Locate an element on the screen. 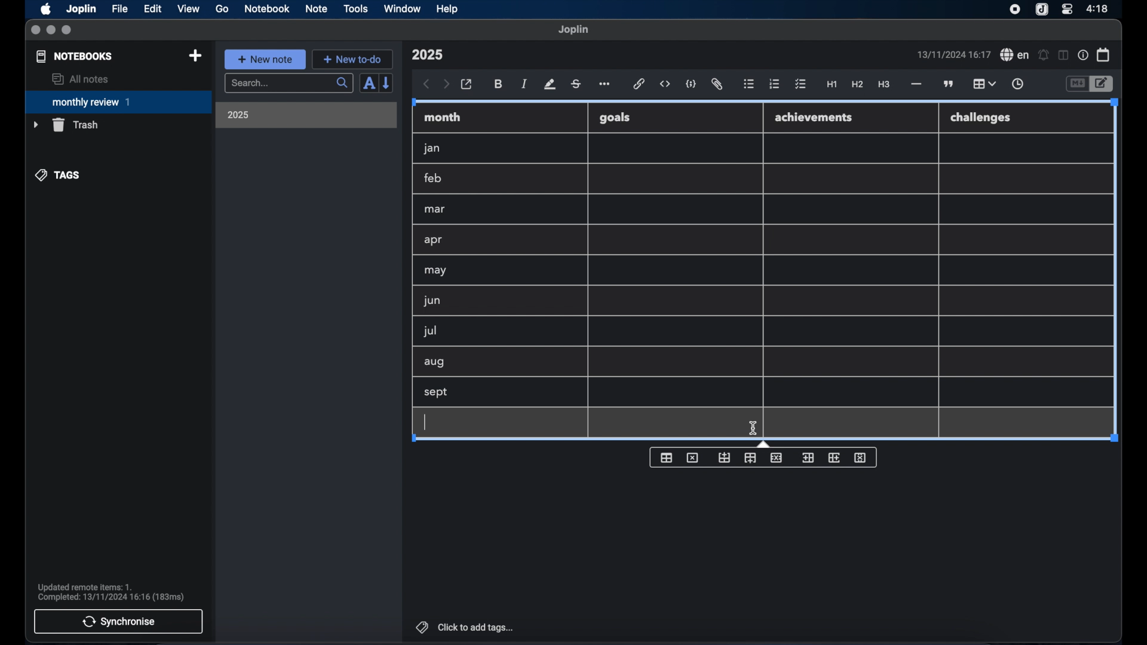 The width and height of the screenshot is (1147, 645). back is located at coordinates (427, 84).